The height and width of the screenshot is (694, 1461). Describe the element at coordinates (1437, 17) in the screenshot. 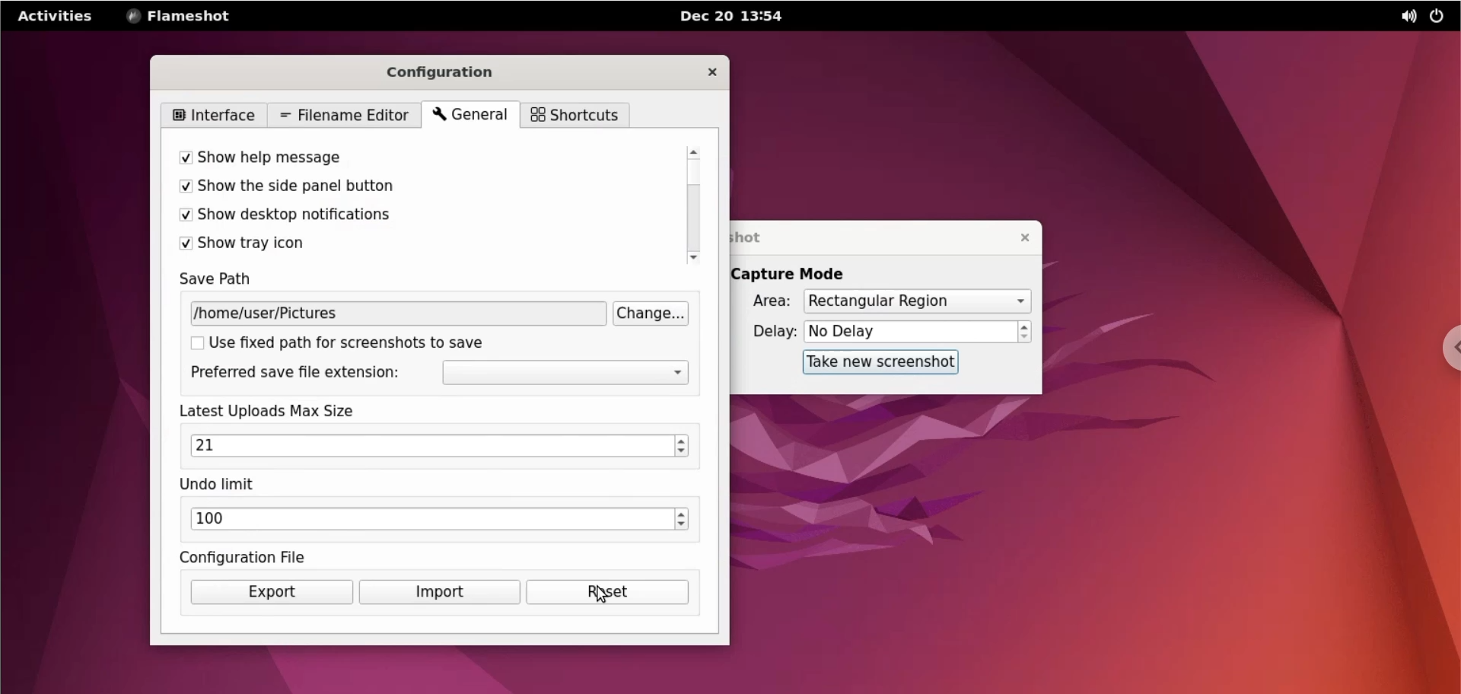

I see `power options` at that location.